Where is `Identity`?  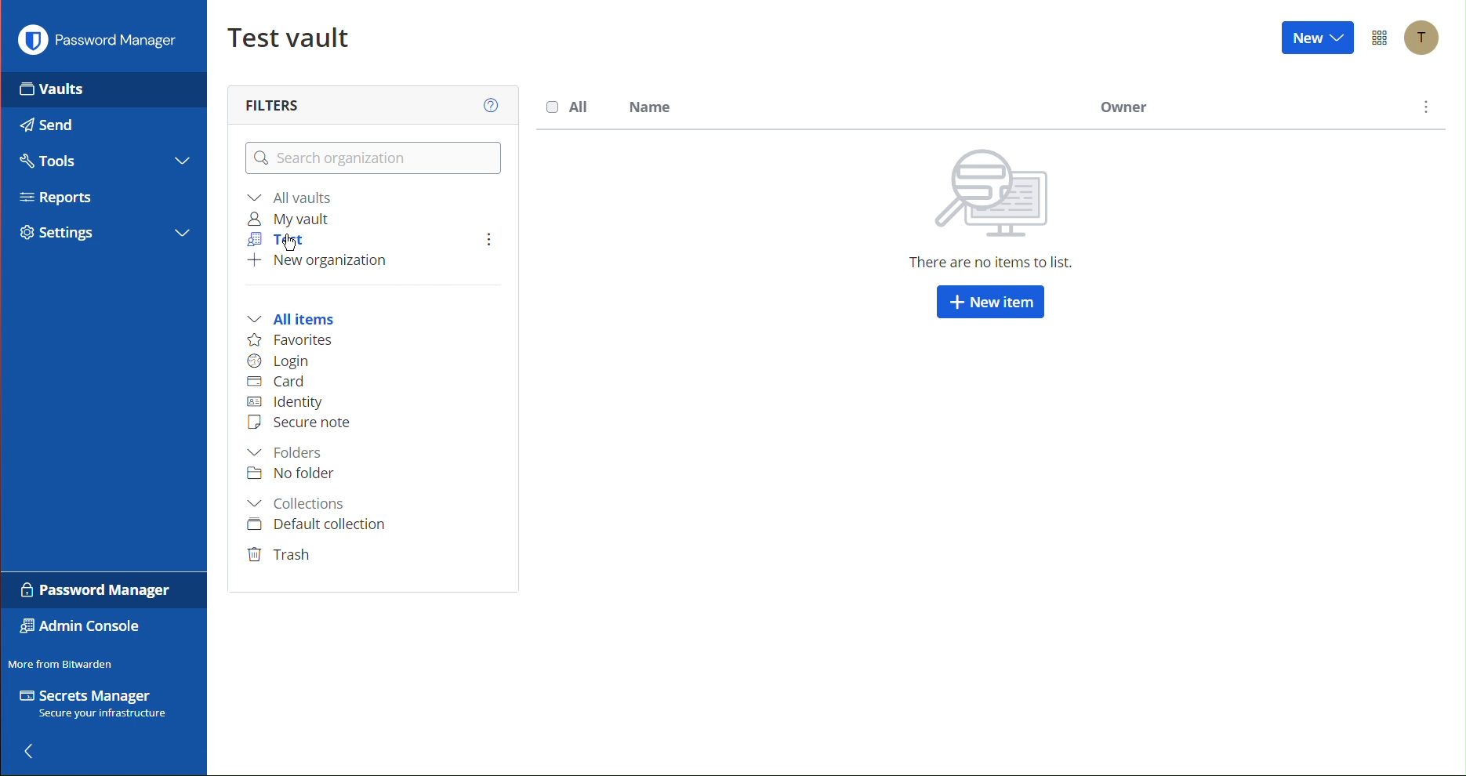
Identity is located at coordinates (292, 402).